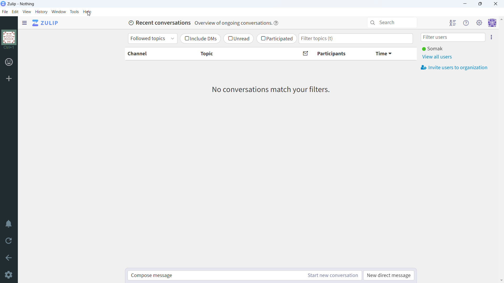 This screenshot has height=283, width=504. I want to click on help, so click(276, 23).